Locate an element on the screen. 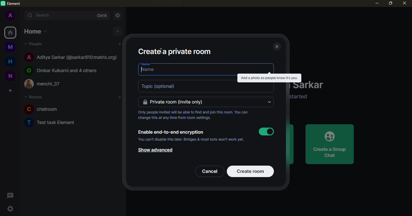 Image resolution: width=412 pixels, height=216 pixels. name is located at coordinates (153, 70).